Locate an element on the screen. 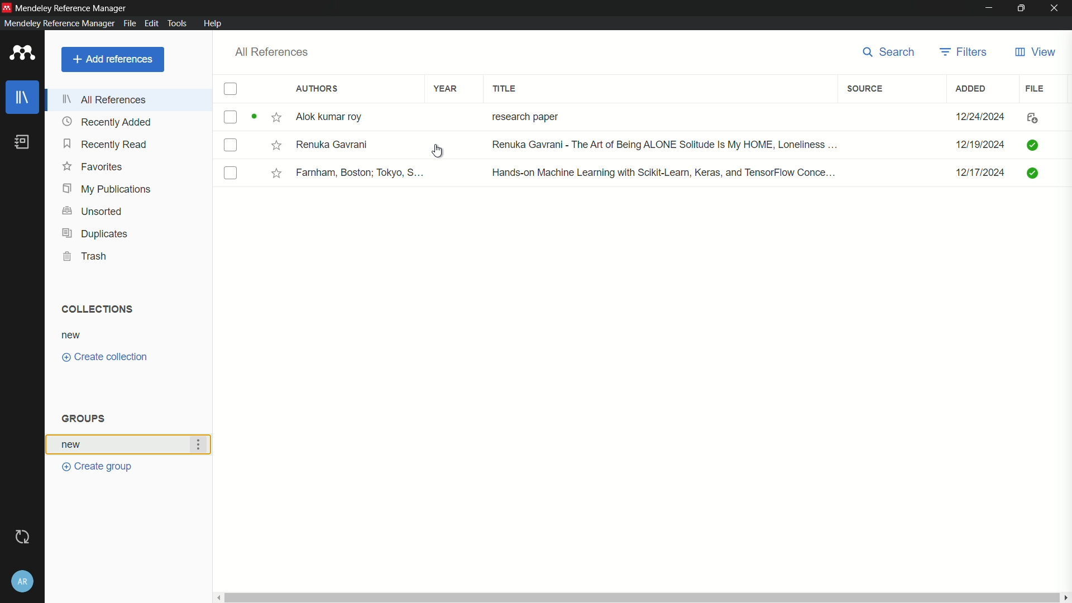 This screenshot has height=603, width=1072. file is located at coordinates (1036, 88).